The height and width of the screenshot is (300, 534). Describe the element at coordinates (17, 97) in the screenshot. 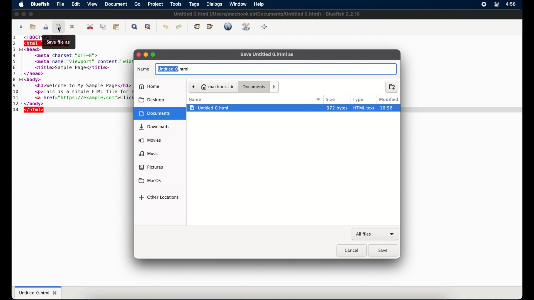

I see `11` at that location.